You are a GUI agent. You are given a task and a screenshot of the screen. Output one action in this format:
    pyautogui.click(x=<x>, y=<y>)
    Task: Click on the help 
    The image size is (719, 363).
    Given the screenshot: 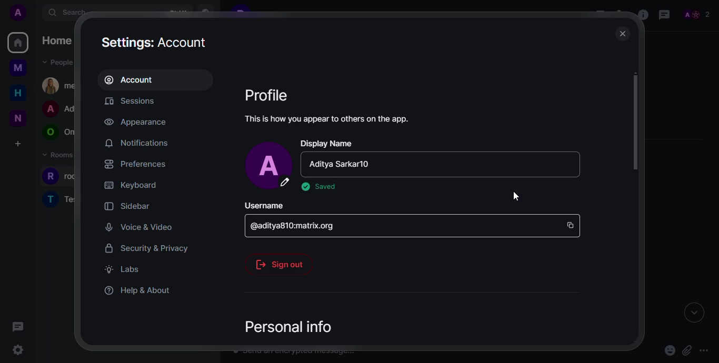 What is the action you would take?
    pyautogui.click(x=138, y=290)
    